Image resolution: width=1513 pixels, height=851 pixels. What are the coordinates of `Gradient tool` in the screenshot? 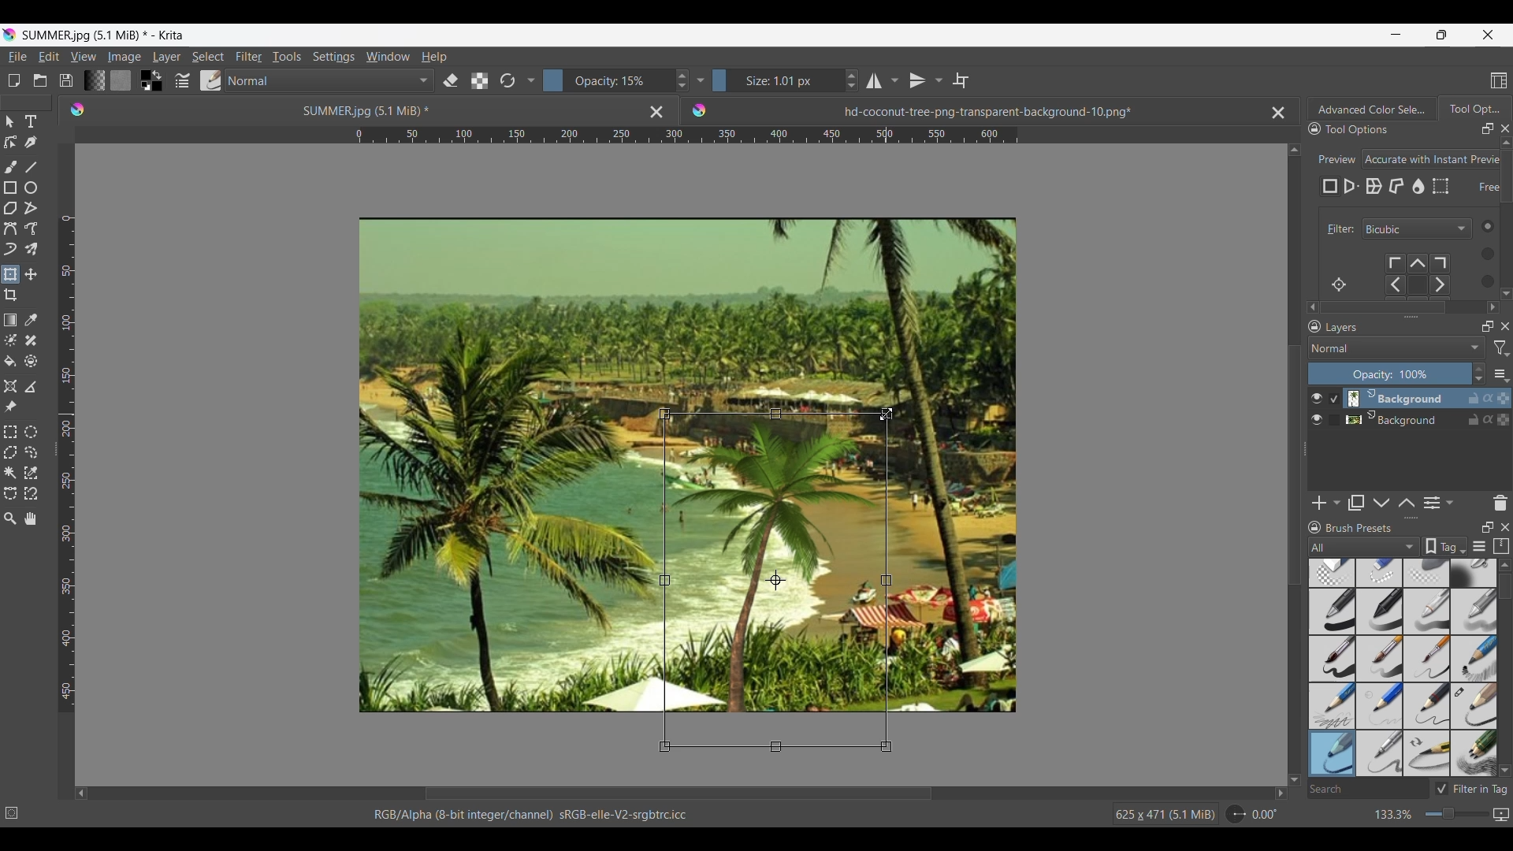 It's located at (10, 320).